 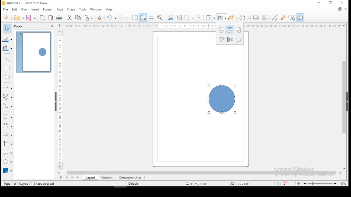 What do you see at coordinates (170, 18) in the screenshot?
I see `insert image` at bounding box center [170, 18].